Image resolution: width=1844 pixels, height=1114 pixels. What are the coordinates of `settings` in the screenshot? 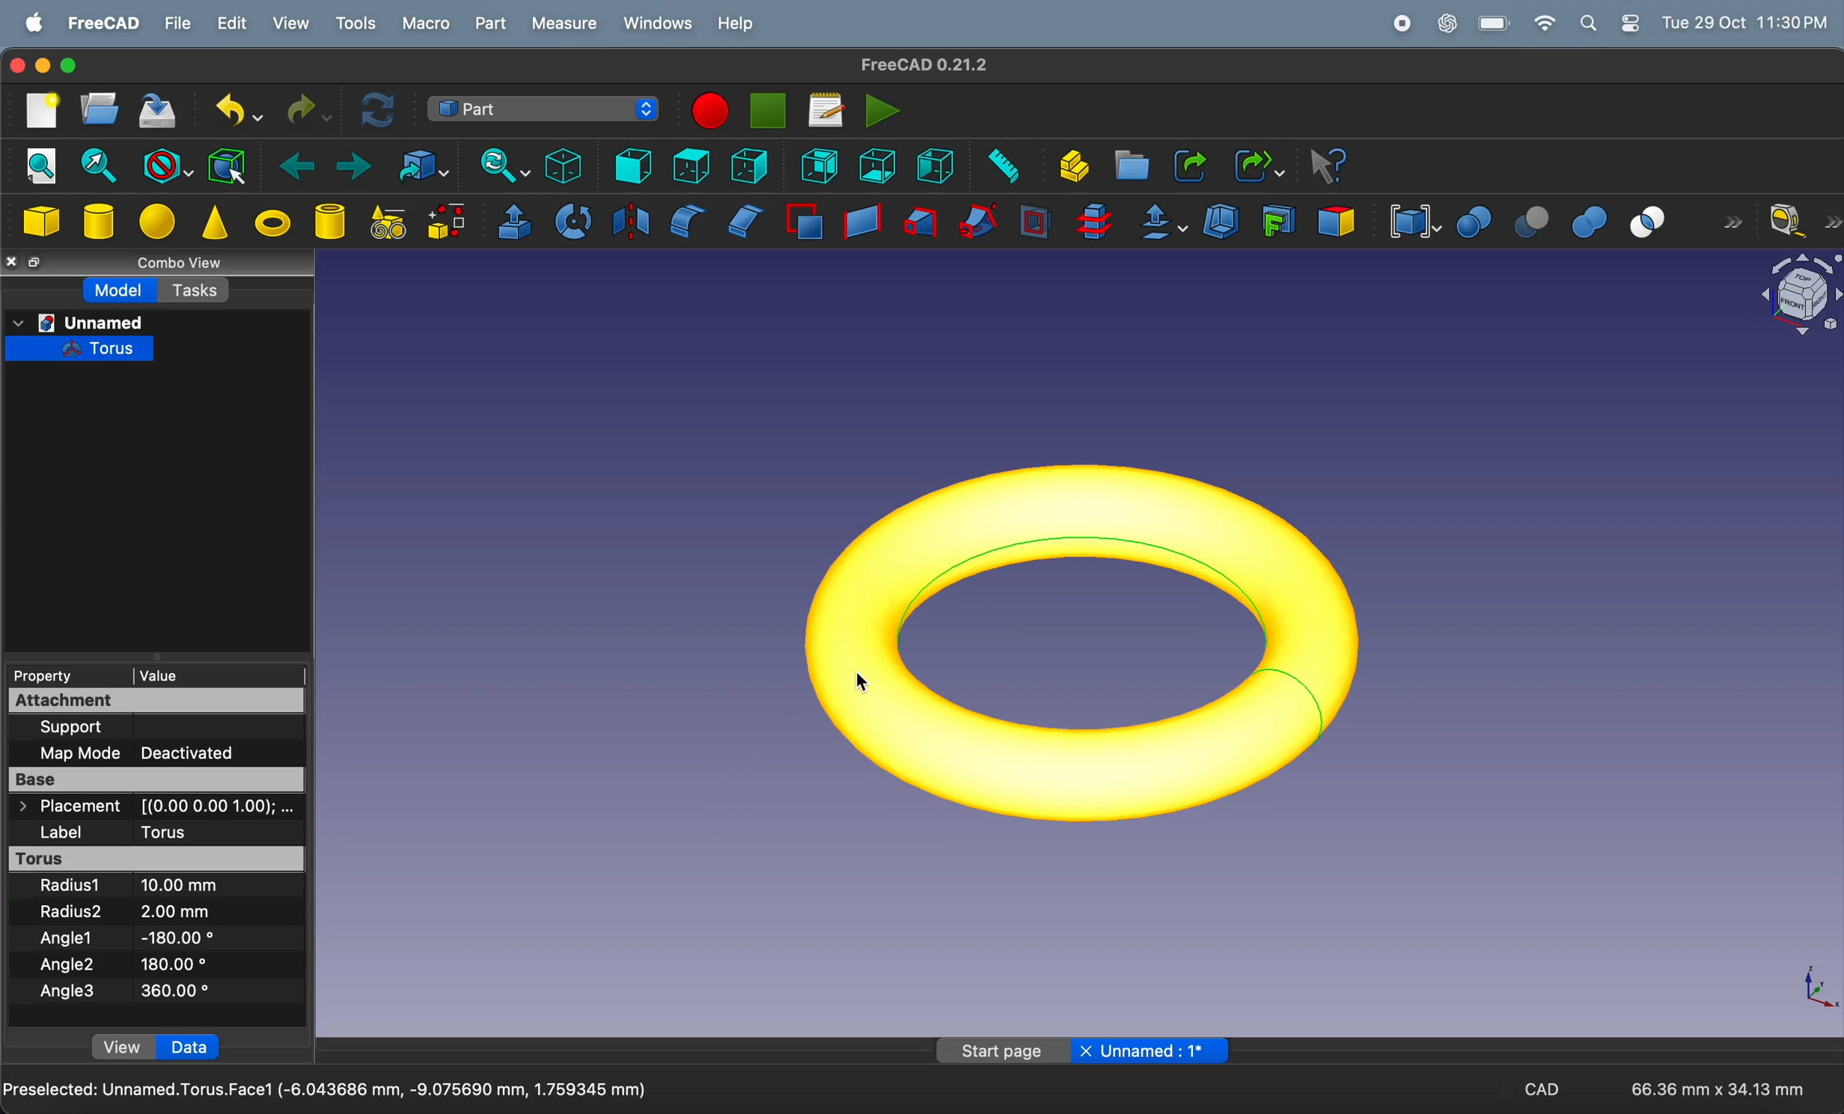 It's located at (1631, 23).